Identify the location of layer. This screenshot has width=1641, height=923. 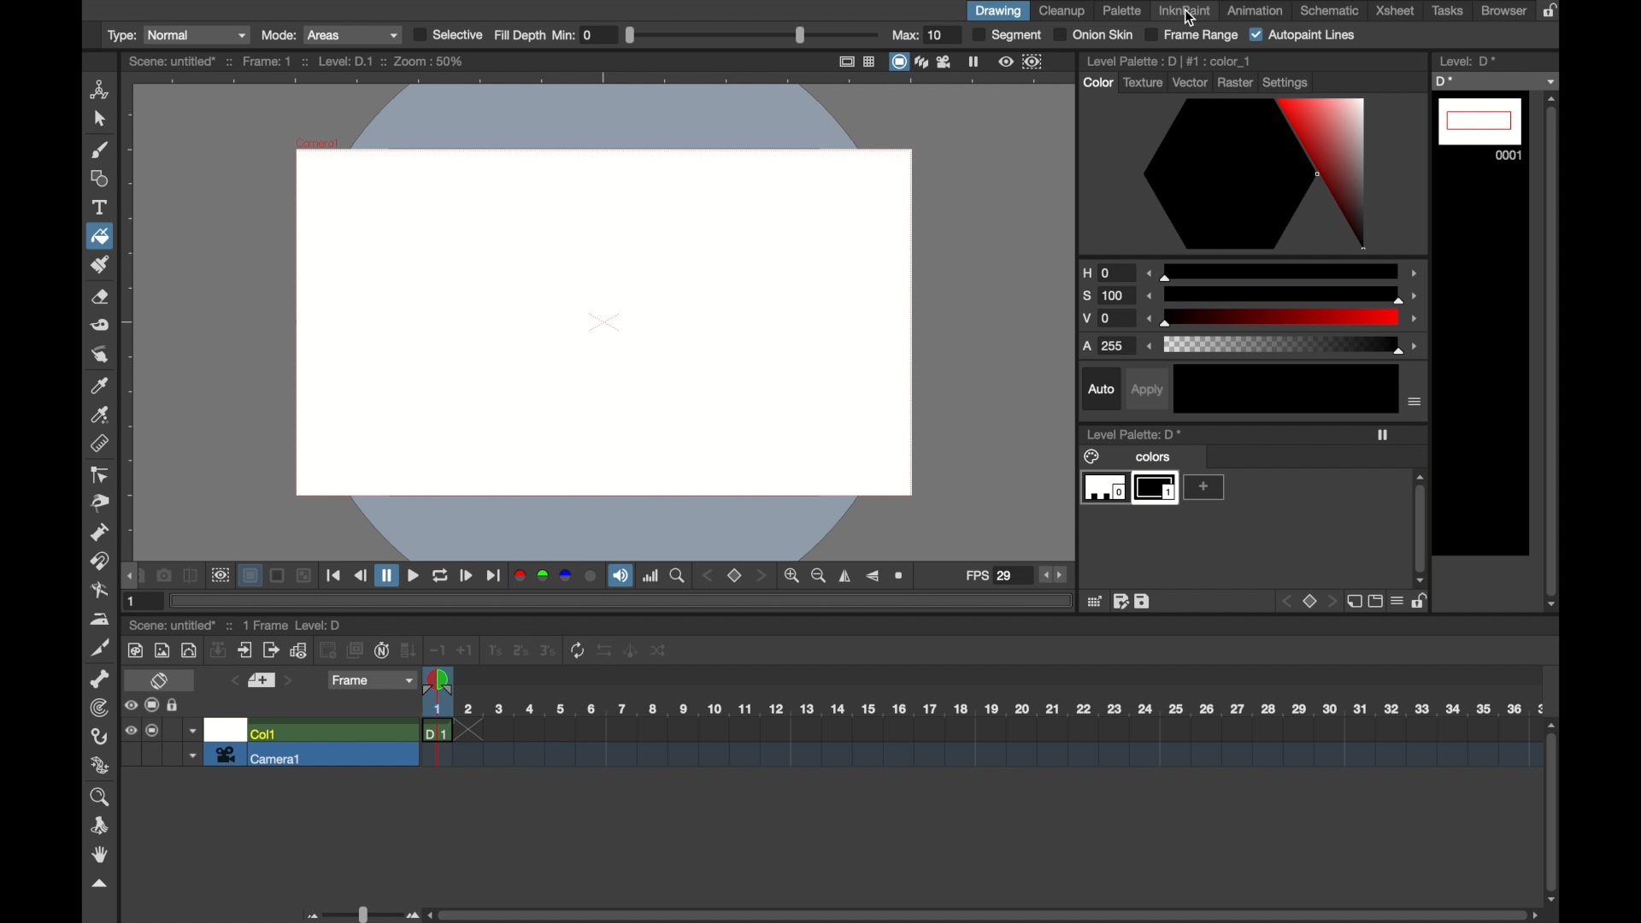
(251, 576).